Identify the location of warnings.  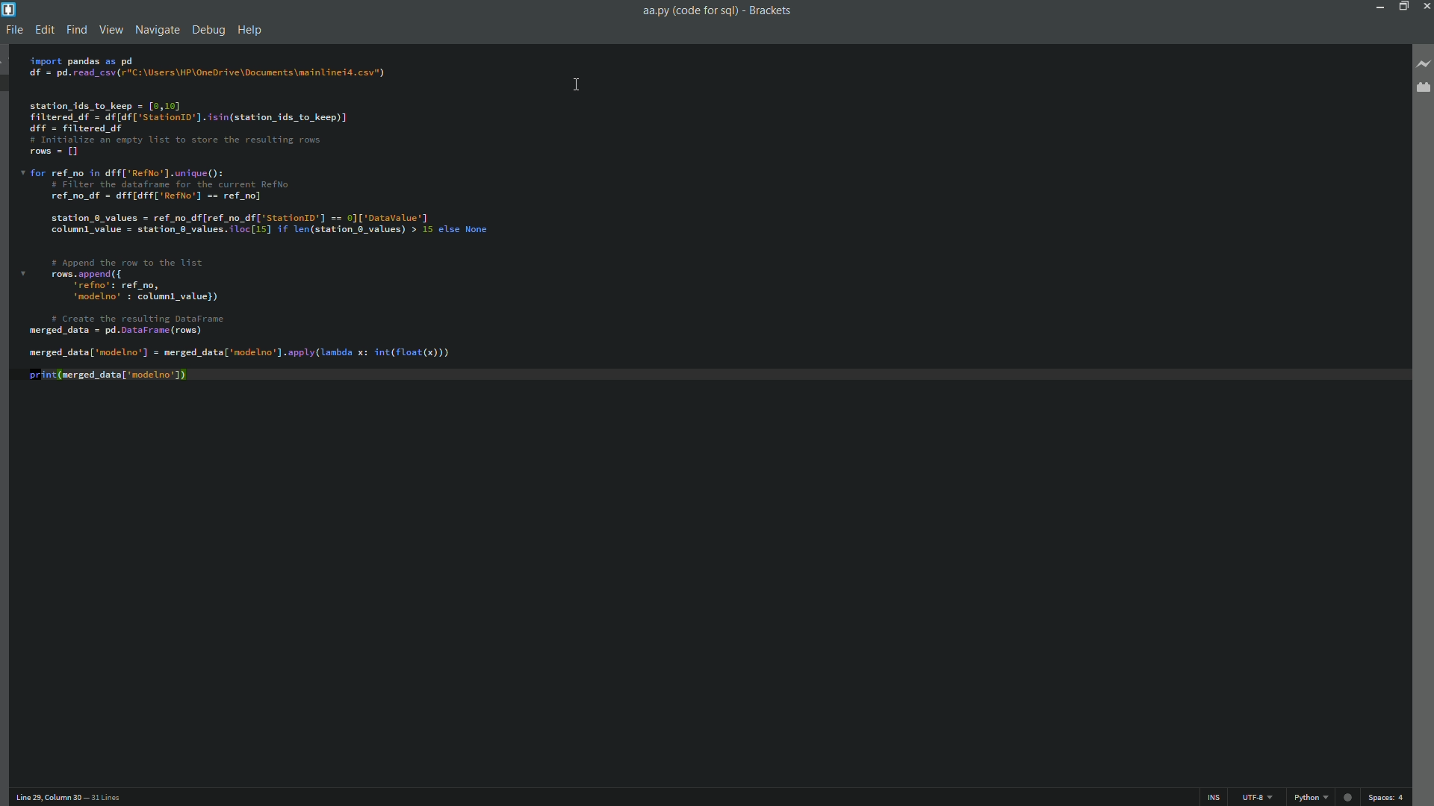
(1348, 797).